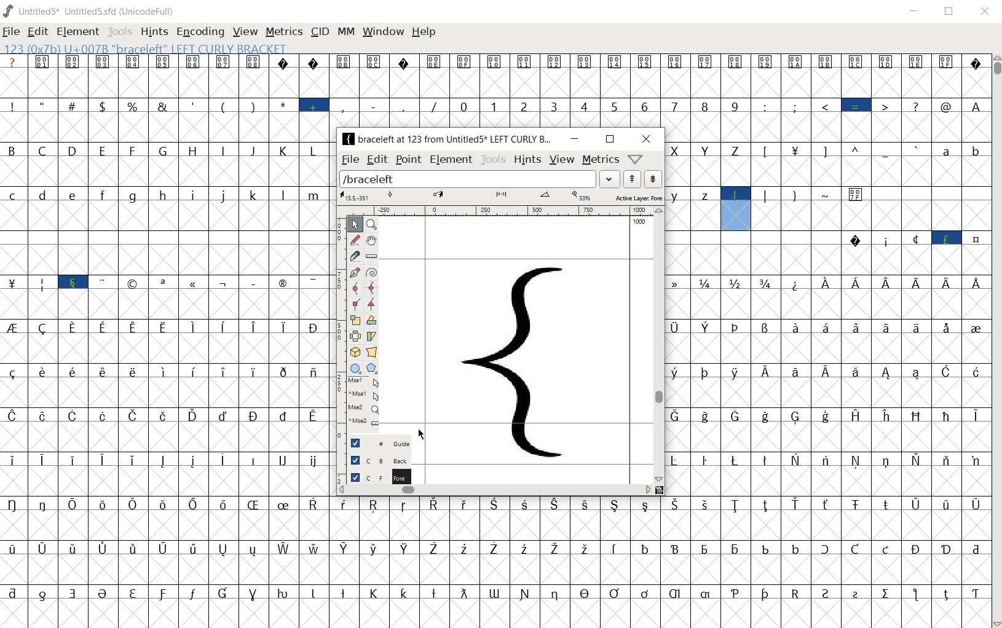  I want to click on scrollbar, so click(496, 490).